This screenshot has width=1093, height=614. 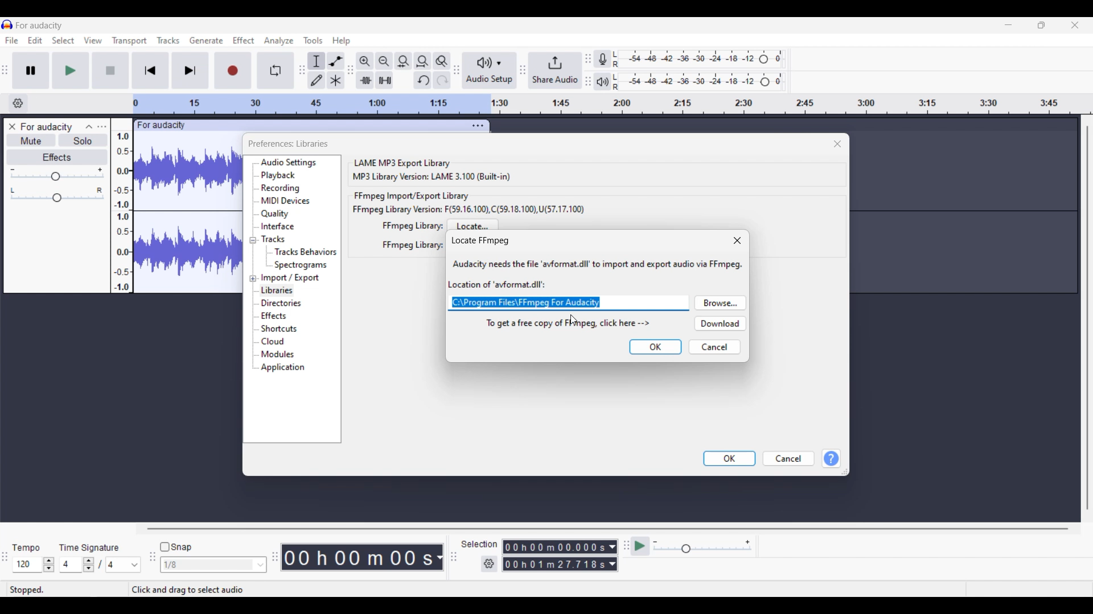 What do you see at coordinates (273, 239) in the screenshot?
I see `Tracks` at bounding box center [273, 239].